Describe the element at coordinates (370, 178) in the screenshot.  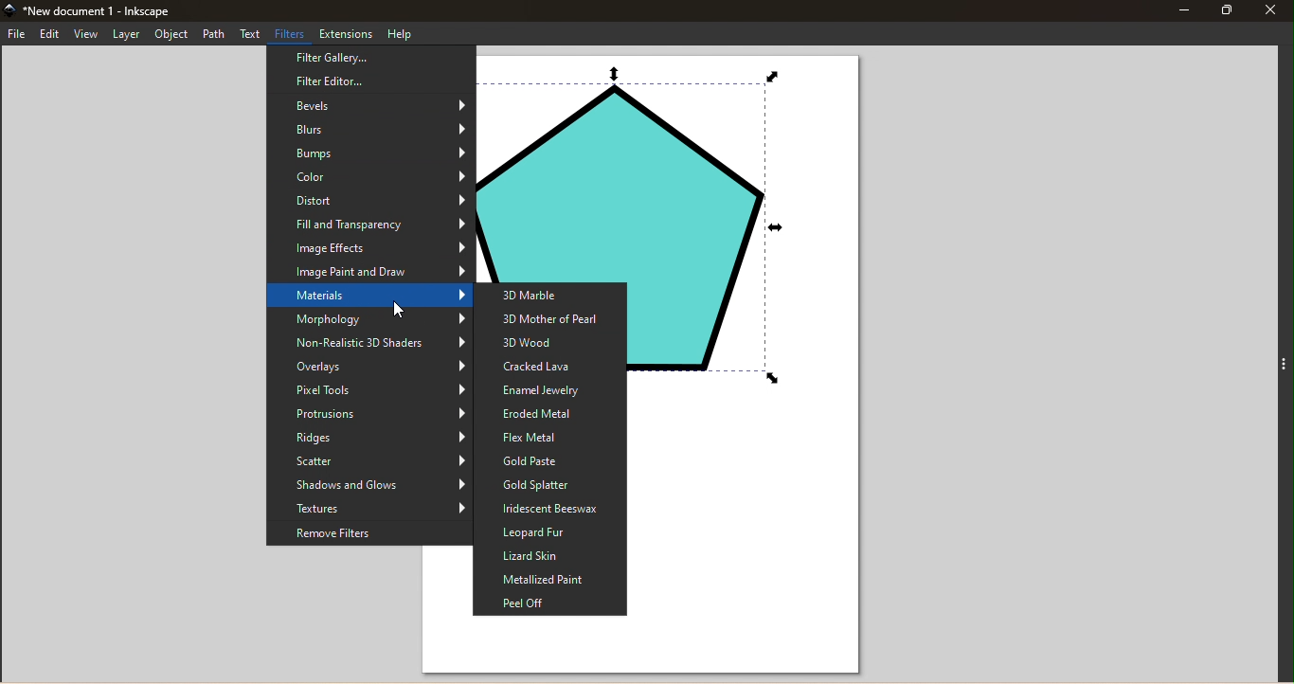
I see `Color` at that location.